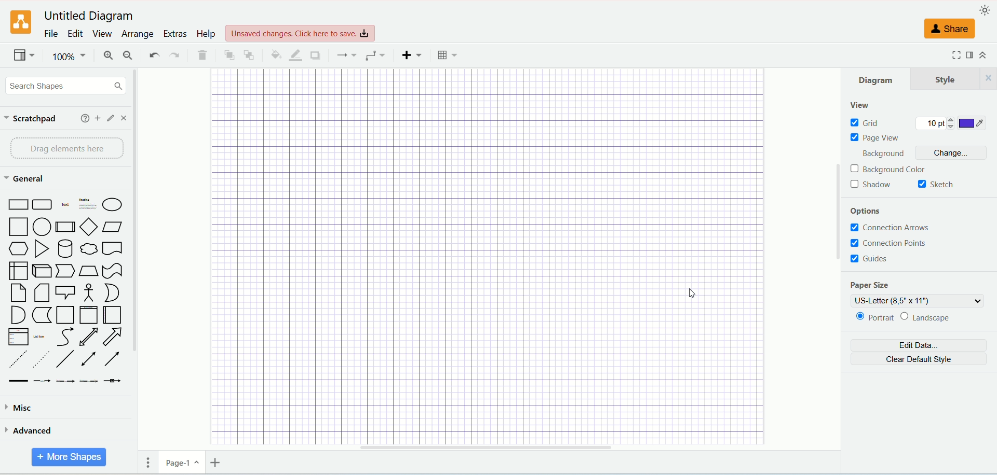 The width and height of the screenshot is (997, 475). Describe the element at coordinates (865, 124) in the screenshot. I see `grid` at that location.